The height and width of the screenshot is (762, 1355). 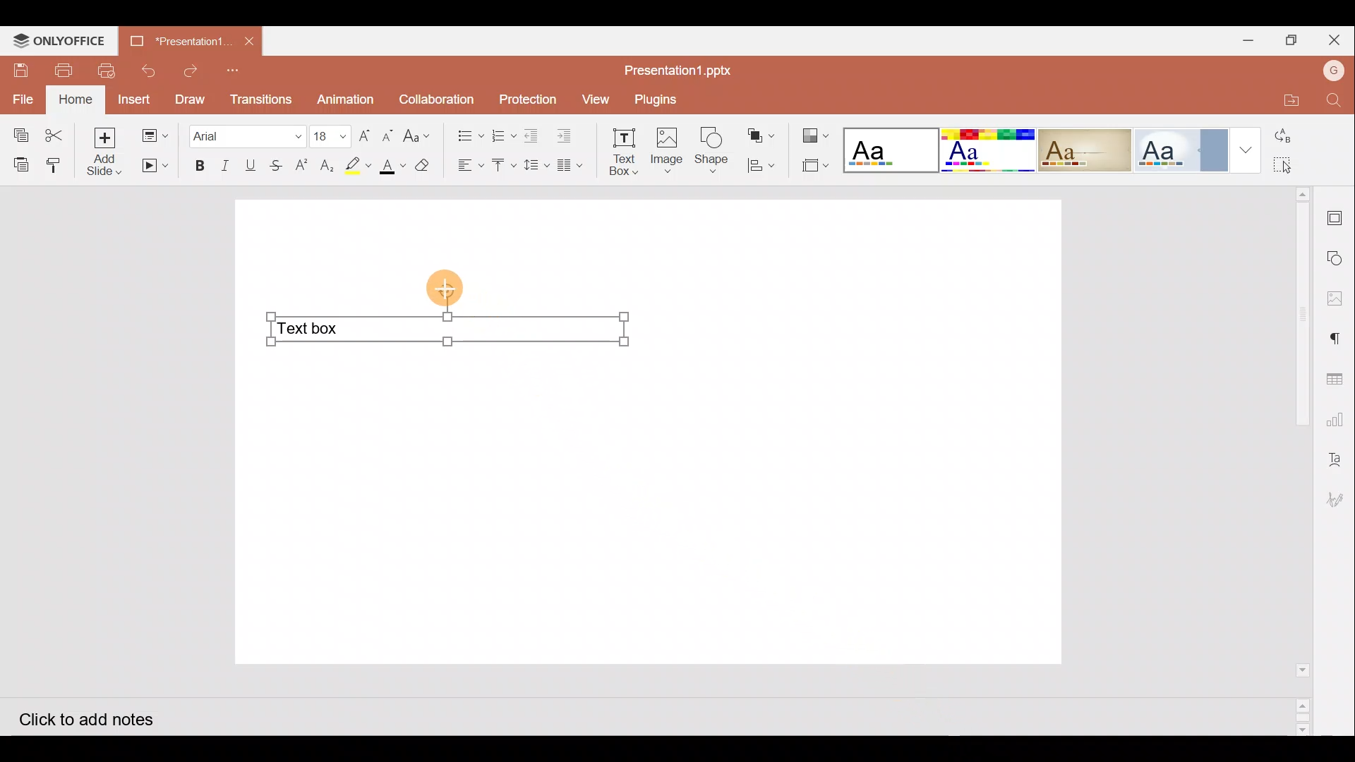 I want to click on Bullets, so click(x=466, y=132).